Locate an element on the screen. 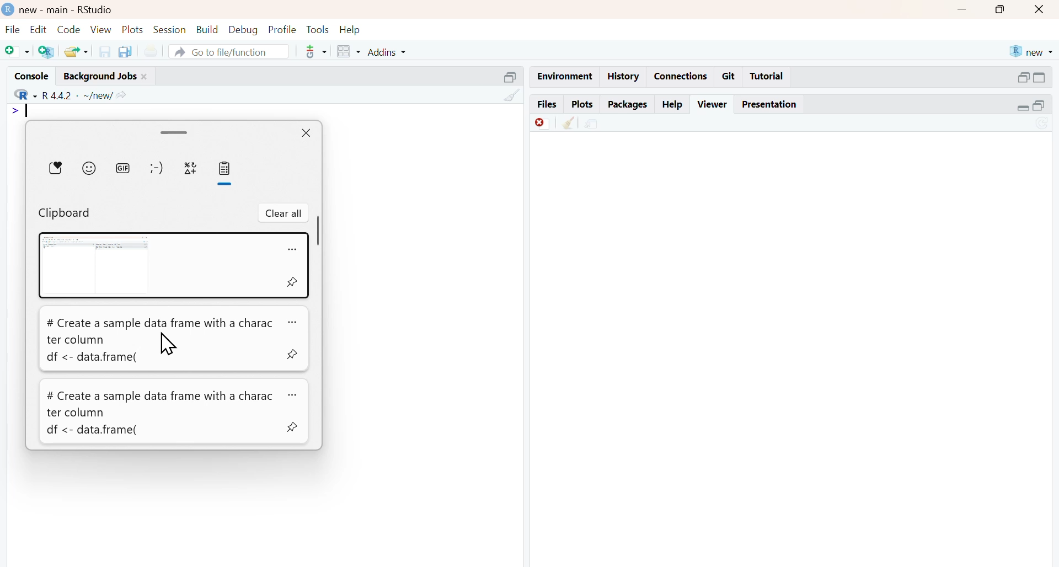 Image resolution: width=1059 pixels, height=567 pixels. > is located at coordinates (15, 110).